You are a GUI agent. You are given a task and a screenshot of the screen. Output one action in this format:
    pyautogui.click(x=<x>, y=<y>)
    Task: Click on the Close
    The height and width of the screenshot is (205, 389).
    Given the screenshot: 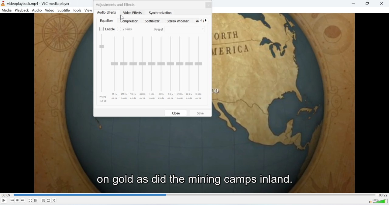 What is the action you would take?
    pyautogui.click(x=175, y=113)
    